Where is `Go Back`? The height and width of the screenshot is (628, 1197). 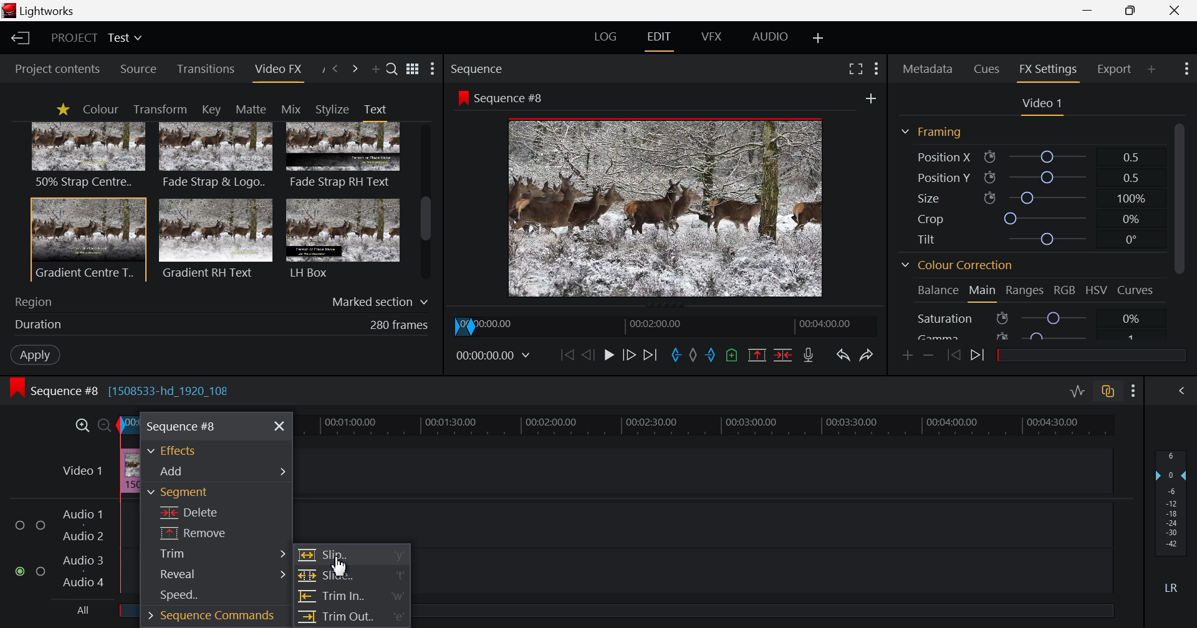
Go Back is located at coordinates (588, 354).